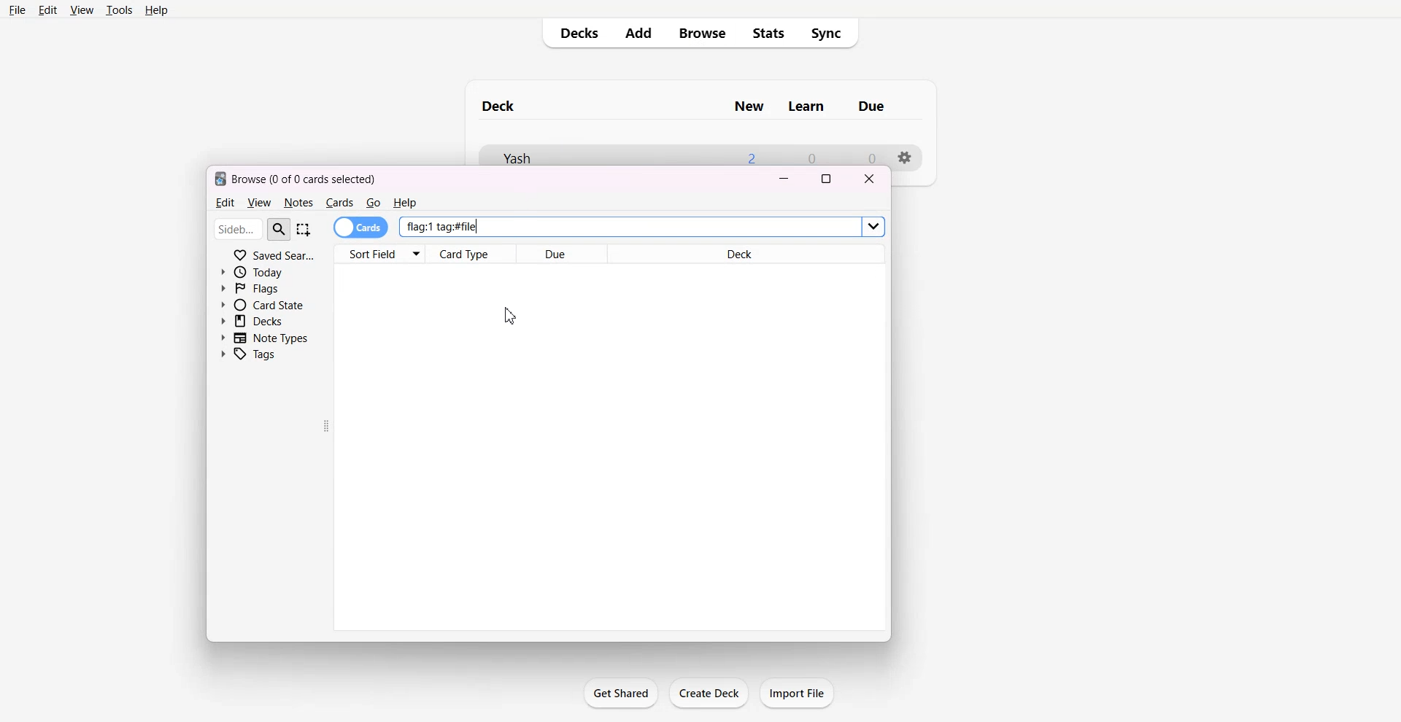 The image size is (1401, 722). What do you see at coordinates (262, 322) in the screenshot?
I see `Decks` at bounding box center [262, 322].